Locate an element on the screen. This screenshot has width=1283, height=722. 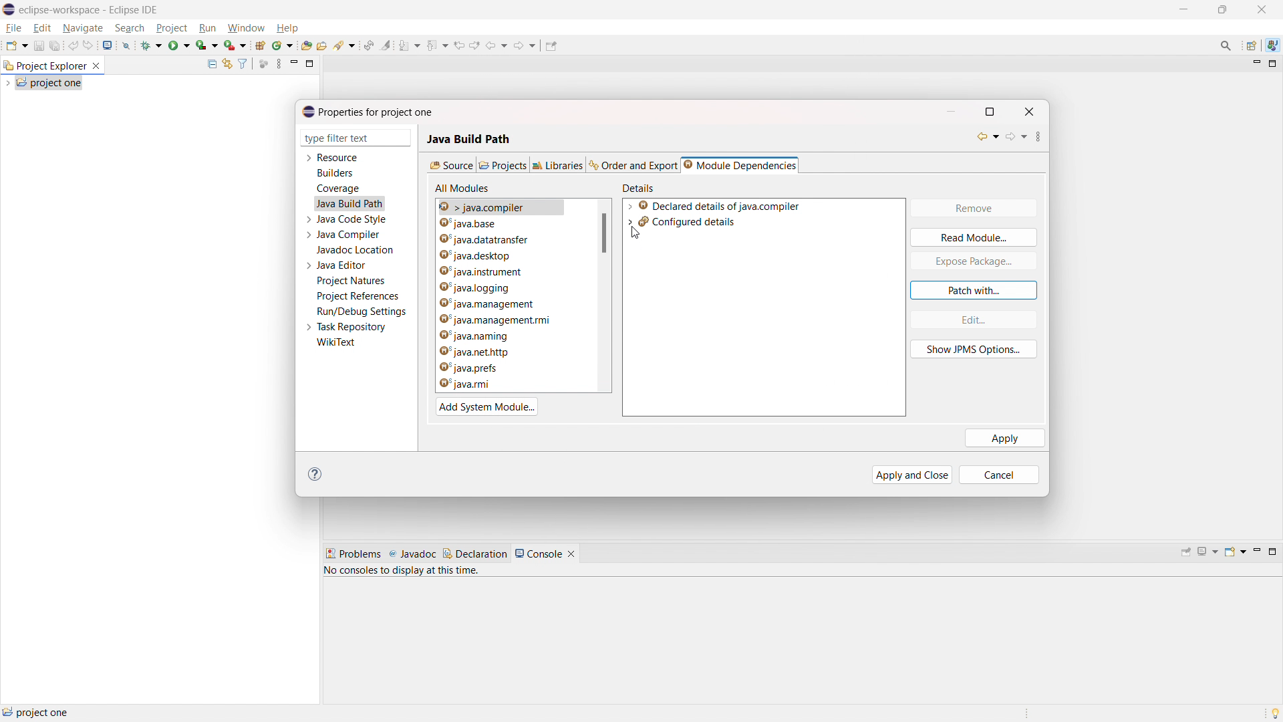
patch with is located at coordinates (974, 290).